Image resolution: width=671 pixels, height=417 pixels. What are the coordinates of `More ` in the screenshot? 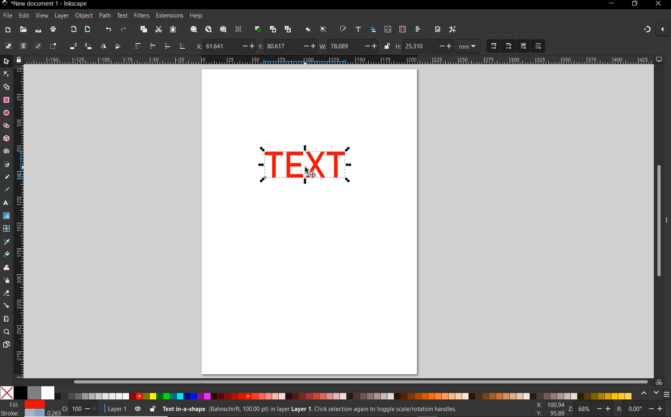 It's located at (667, 223).